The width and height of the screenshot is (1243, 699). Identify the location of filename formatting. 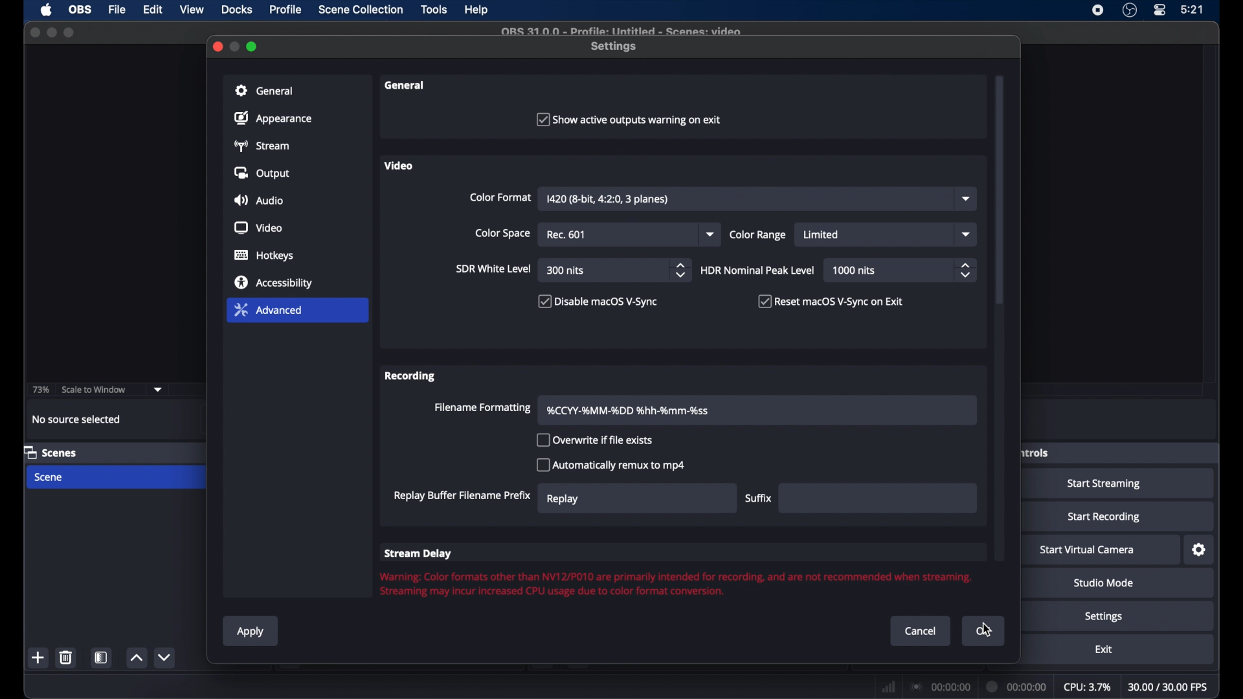
(483, 408).